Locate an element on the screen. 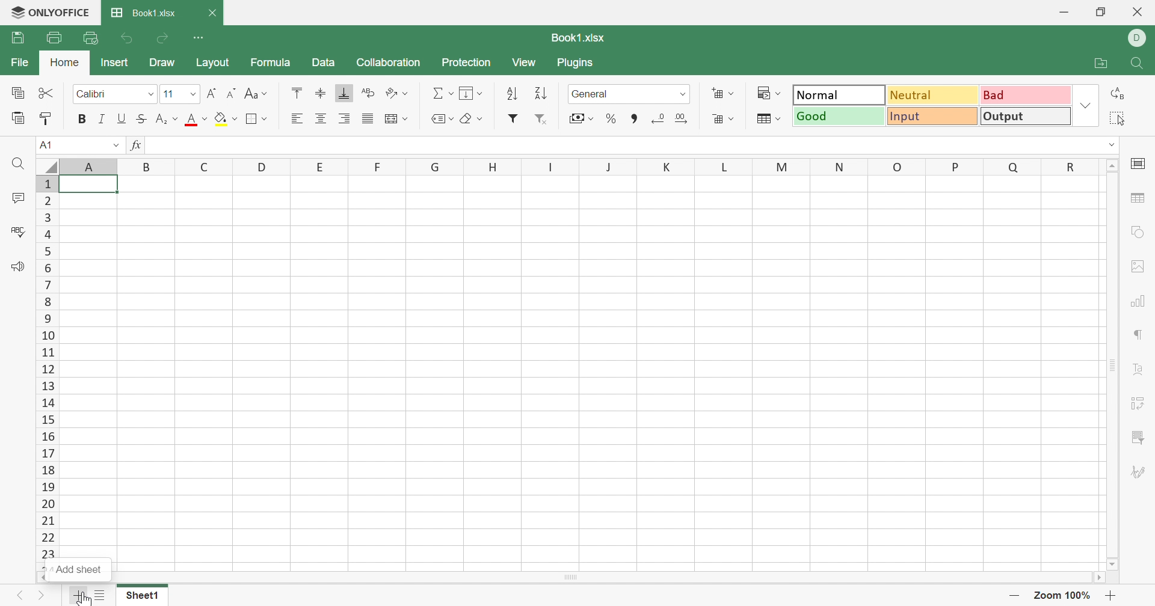 The image size is (1155, 606). Delete cells is located at coordinates (719, 120).